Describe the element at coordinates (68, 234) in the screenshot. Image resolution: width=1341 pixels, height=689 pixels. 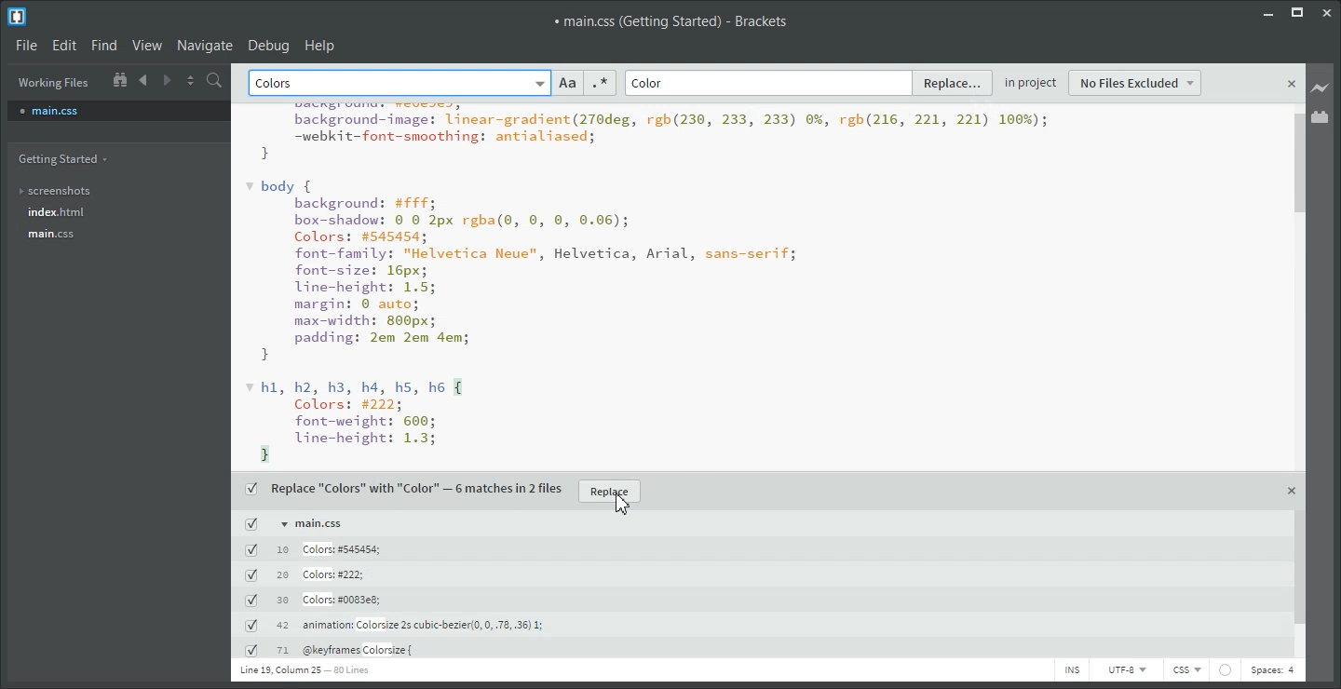
I see `main.css` at that location.